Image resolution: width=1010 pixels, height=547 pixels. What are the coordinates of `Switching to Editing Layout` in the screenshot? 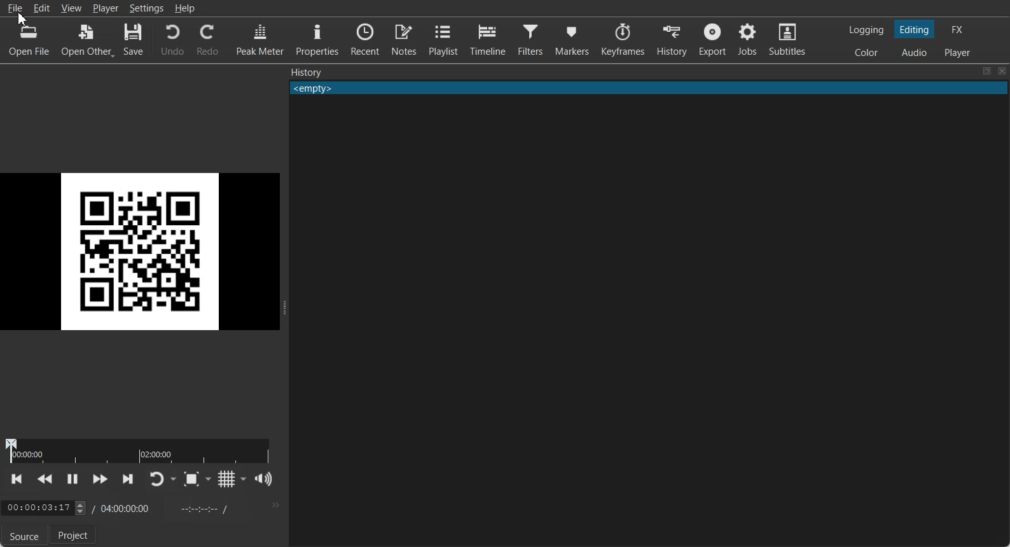 It's located at (913, 29).